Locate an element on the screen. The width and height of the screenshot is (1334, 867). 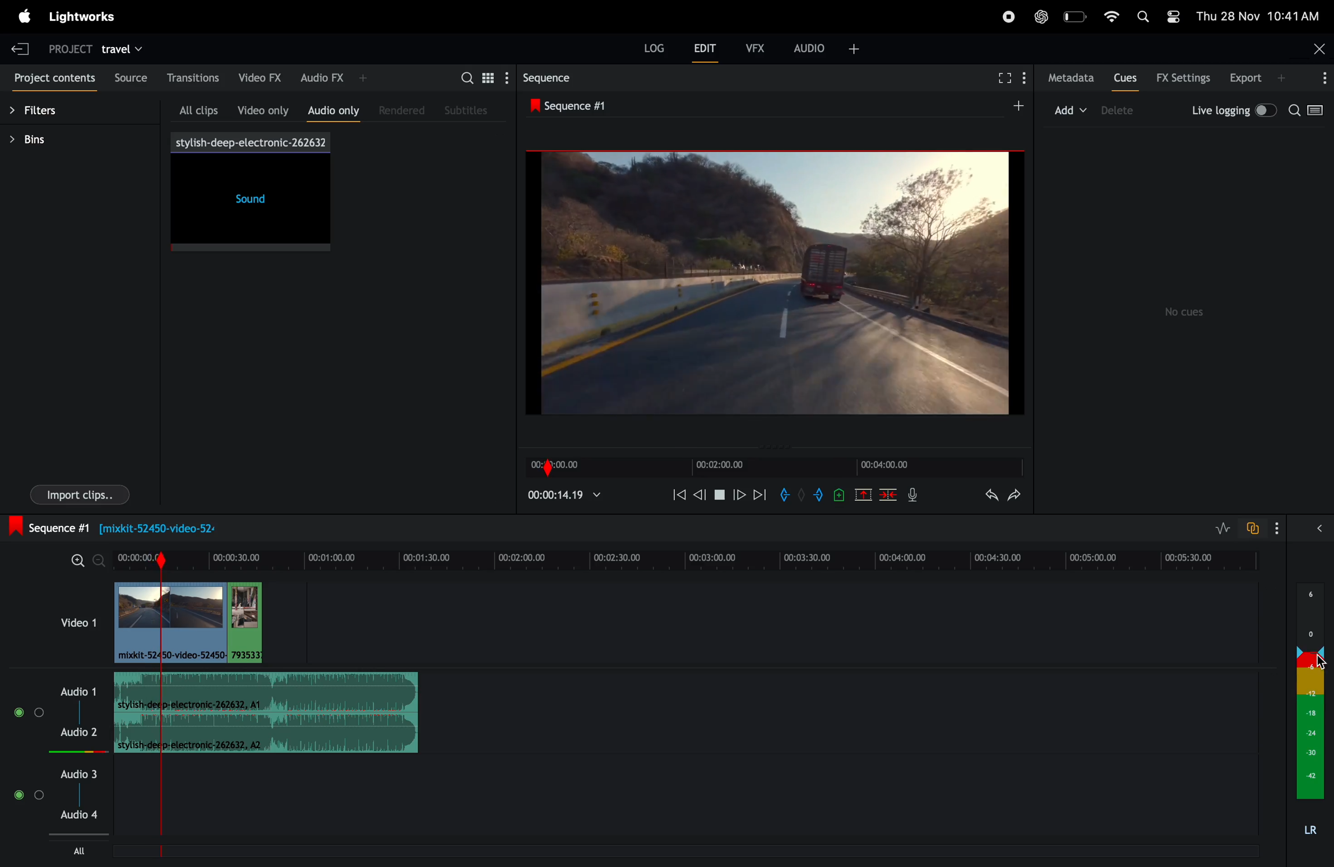
add in mark is located at coordinates (786, 495).